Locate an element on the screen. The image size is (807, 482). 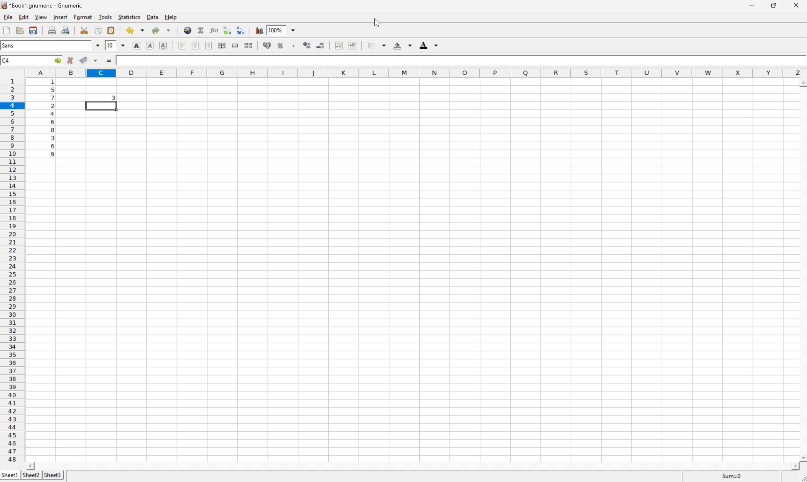
copy is located at coordinates (98, 30).